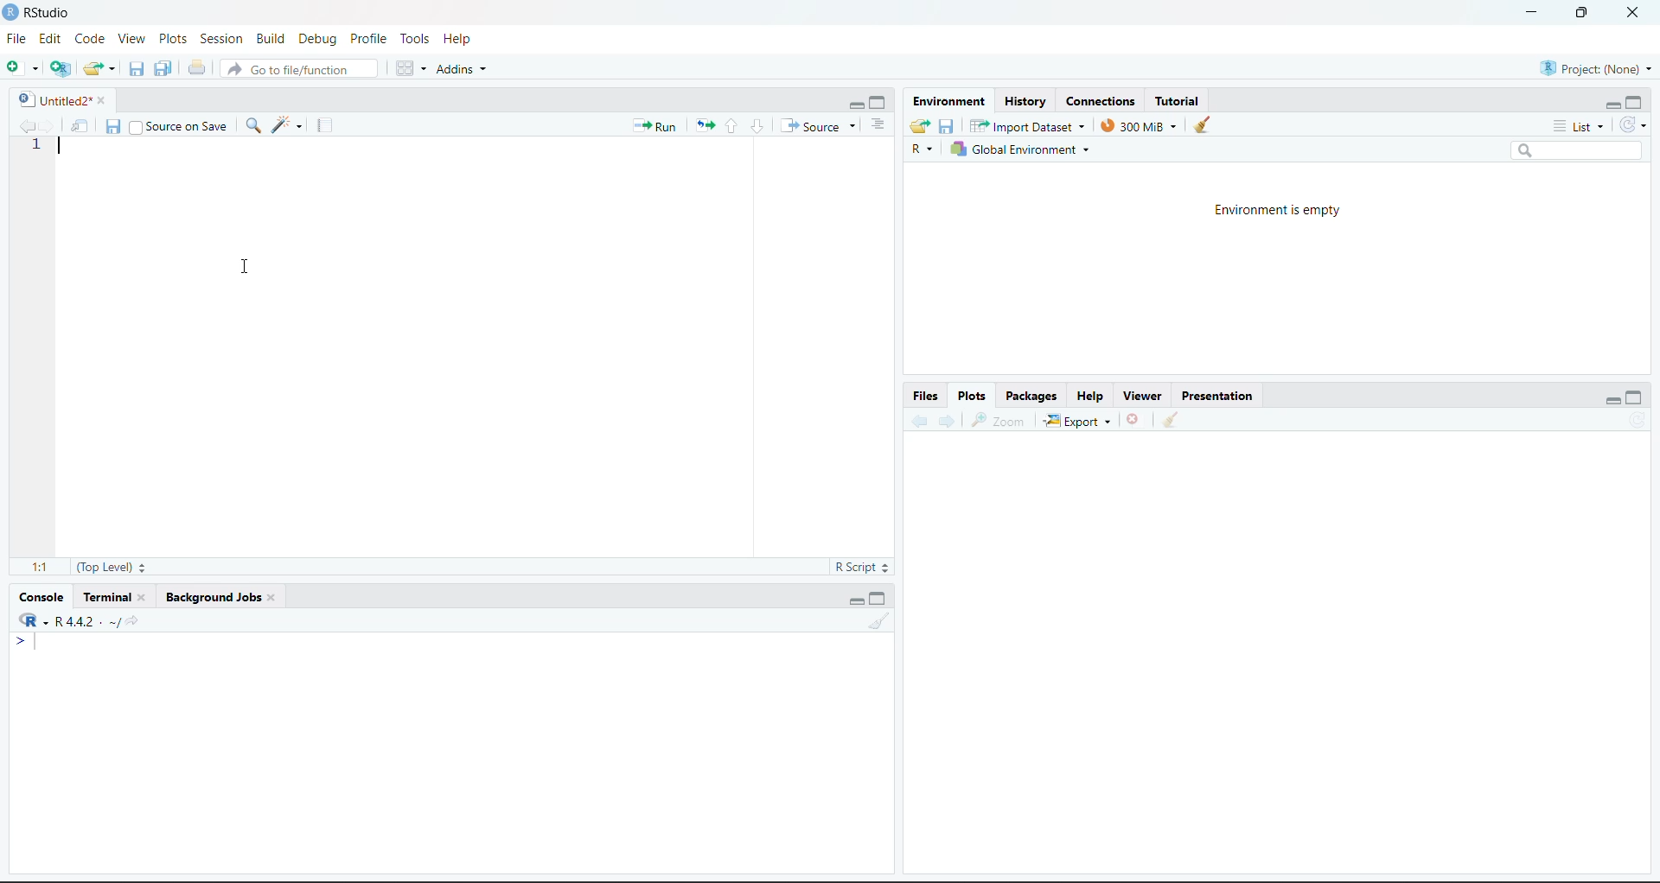  I want to click on 1:1, so click(38, 568).